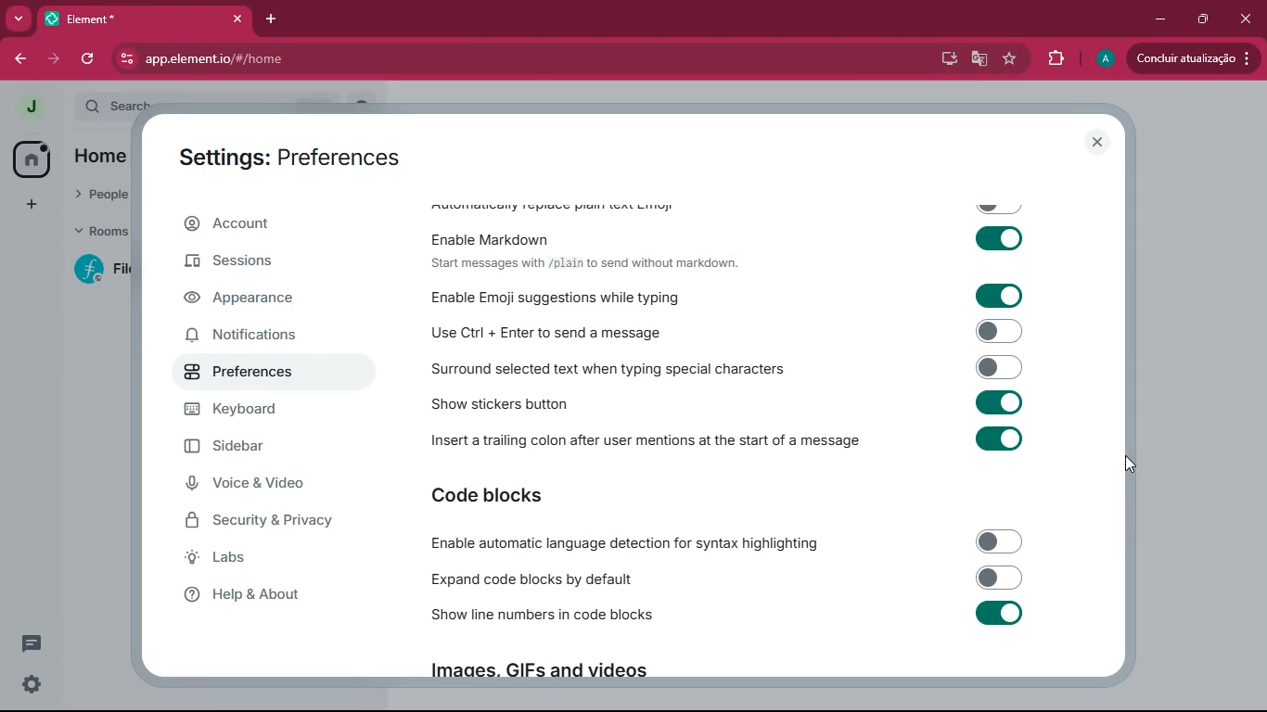 The height and width of the screenshot is (712, 1267). What do you see at coordinates (224, 101) in the screenshot?
I see `search ctrl k` at bounding box center [224, 101].